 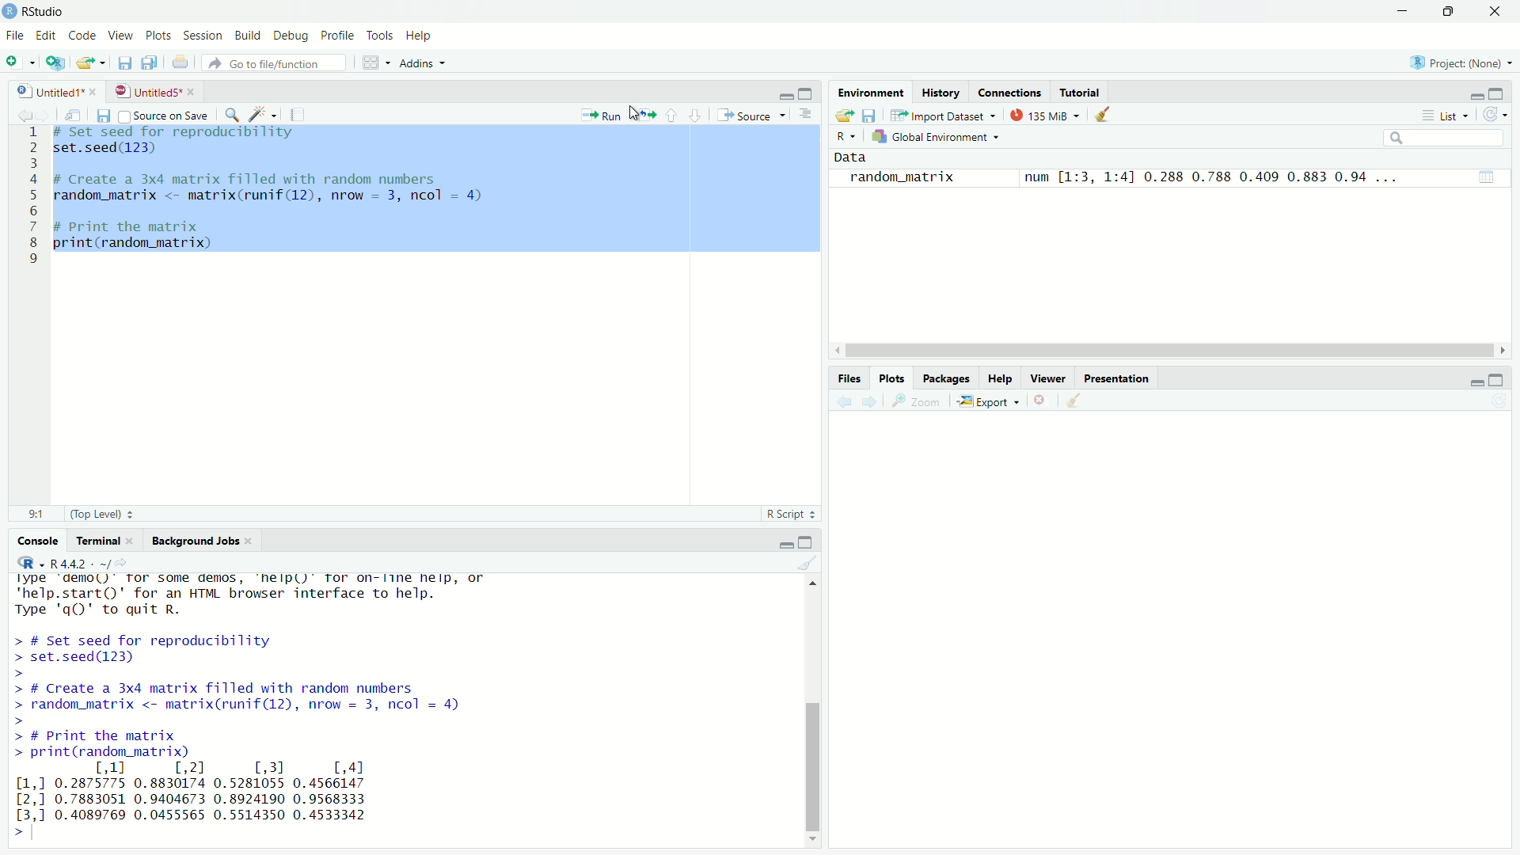 What do you see at coordinates (16, 35) in the screenshot?
I see `File` at bounding box center [16, 35].